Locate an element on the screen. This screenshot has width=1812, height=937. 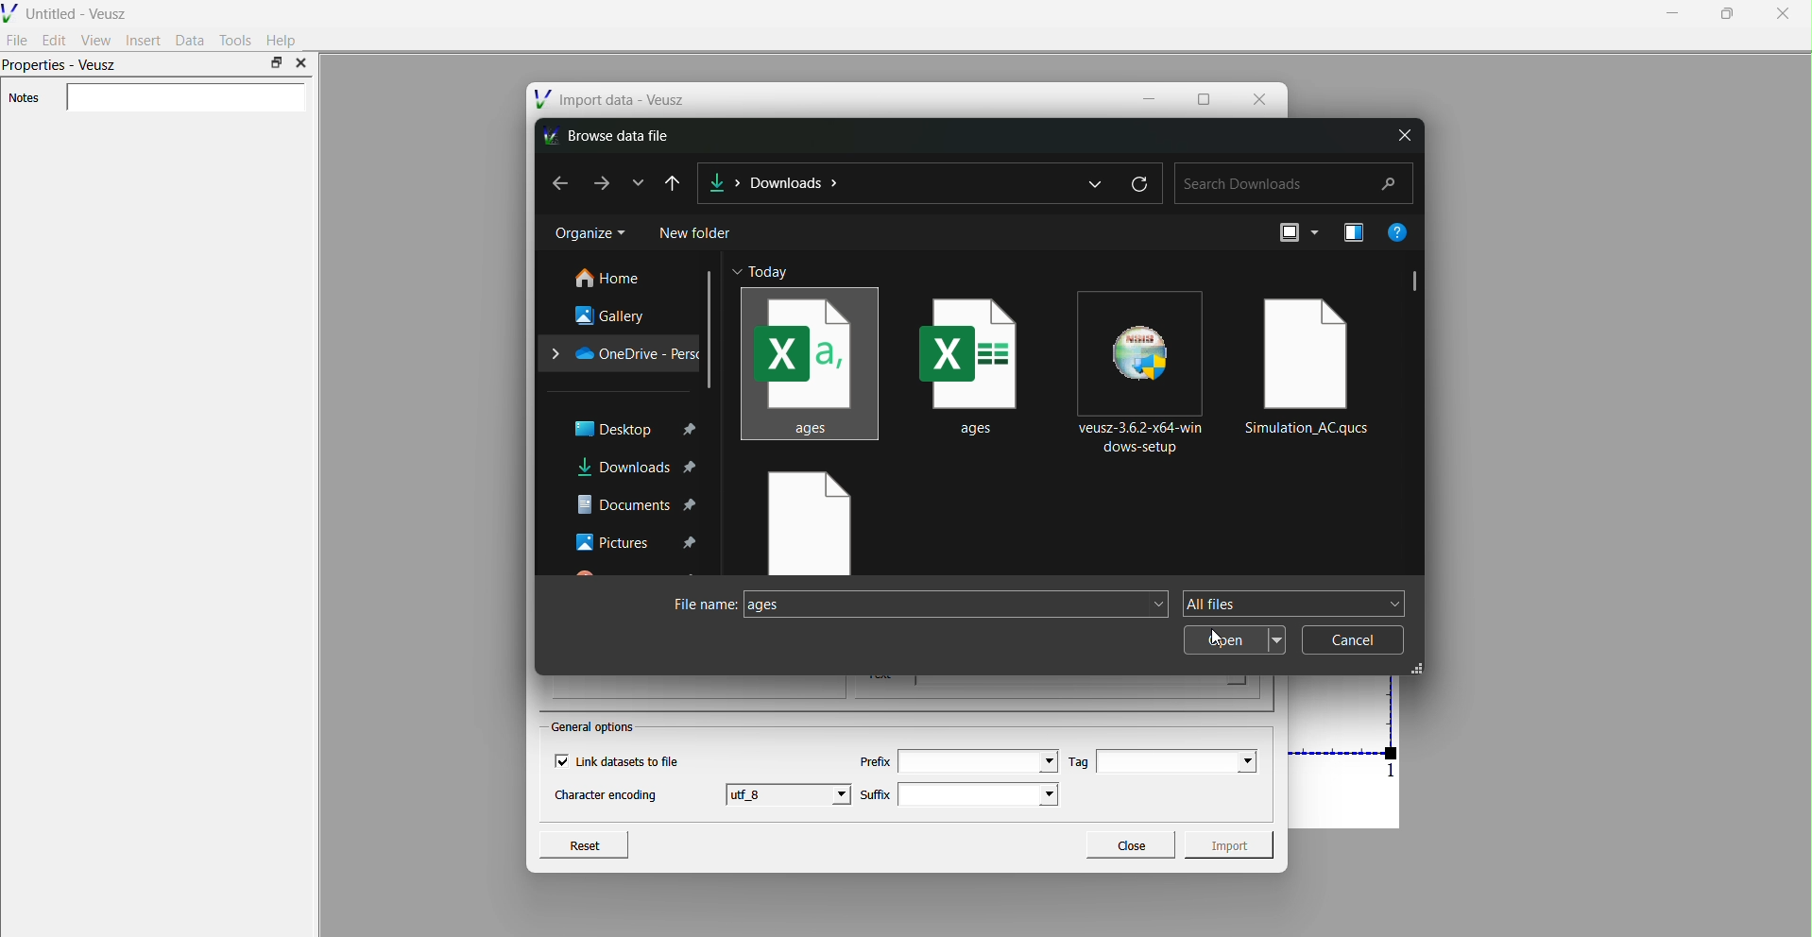
minimise is located at coordinates (1673, 12).